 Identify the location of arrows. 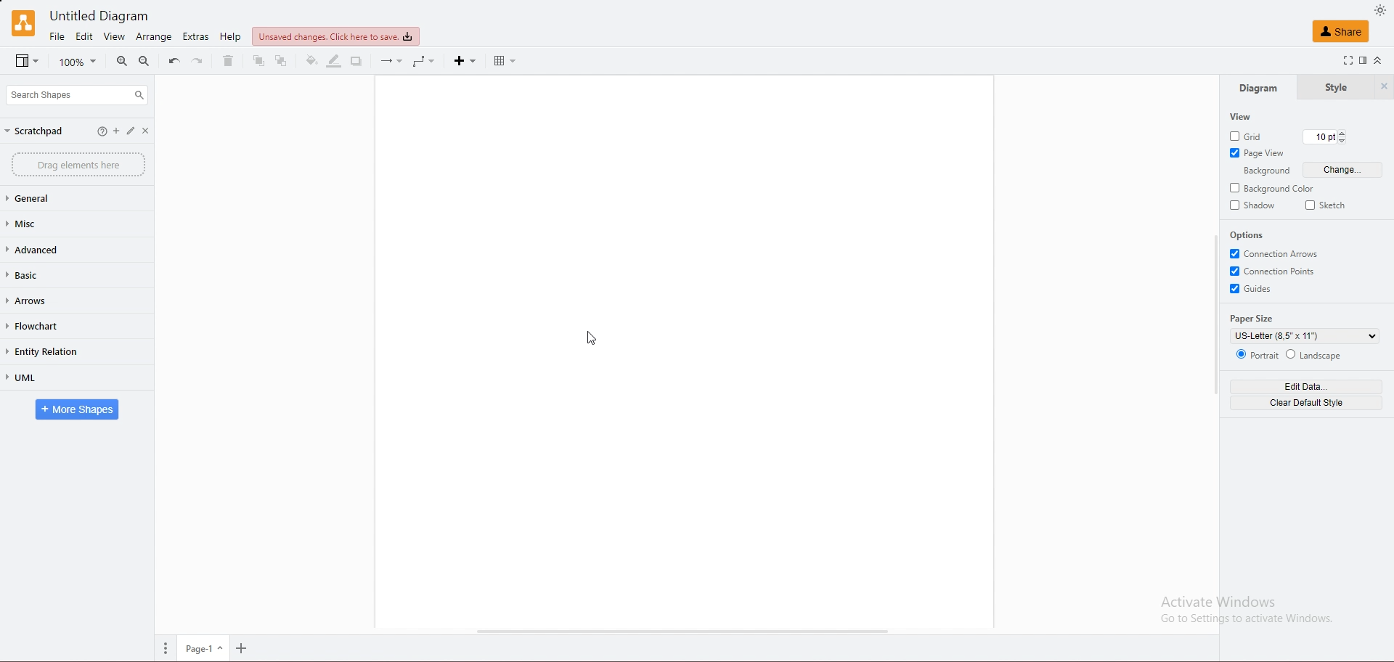
(46, 300).